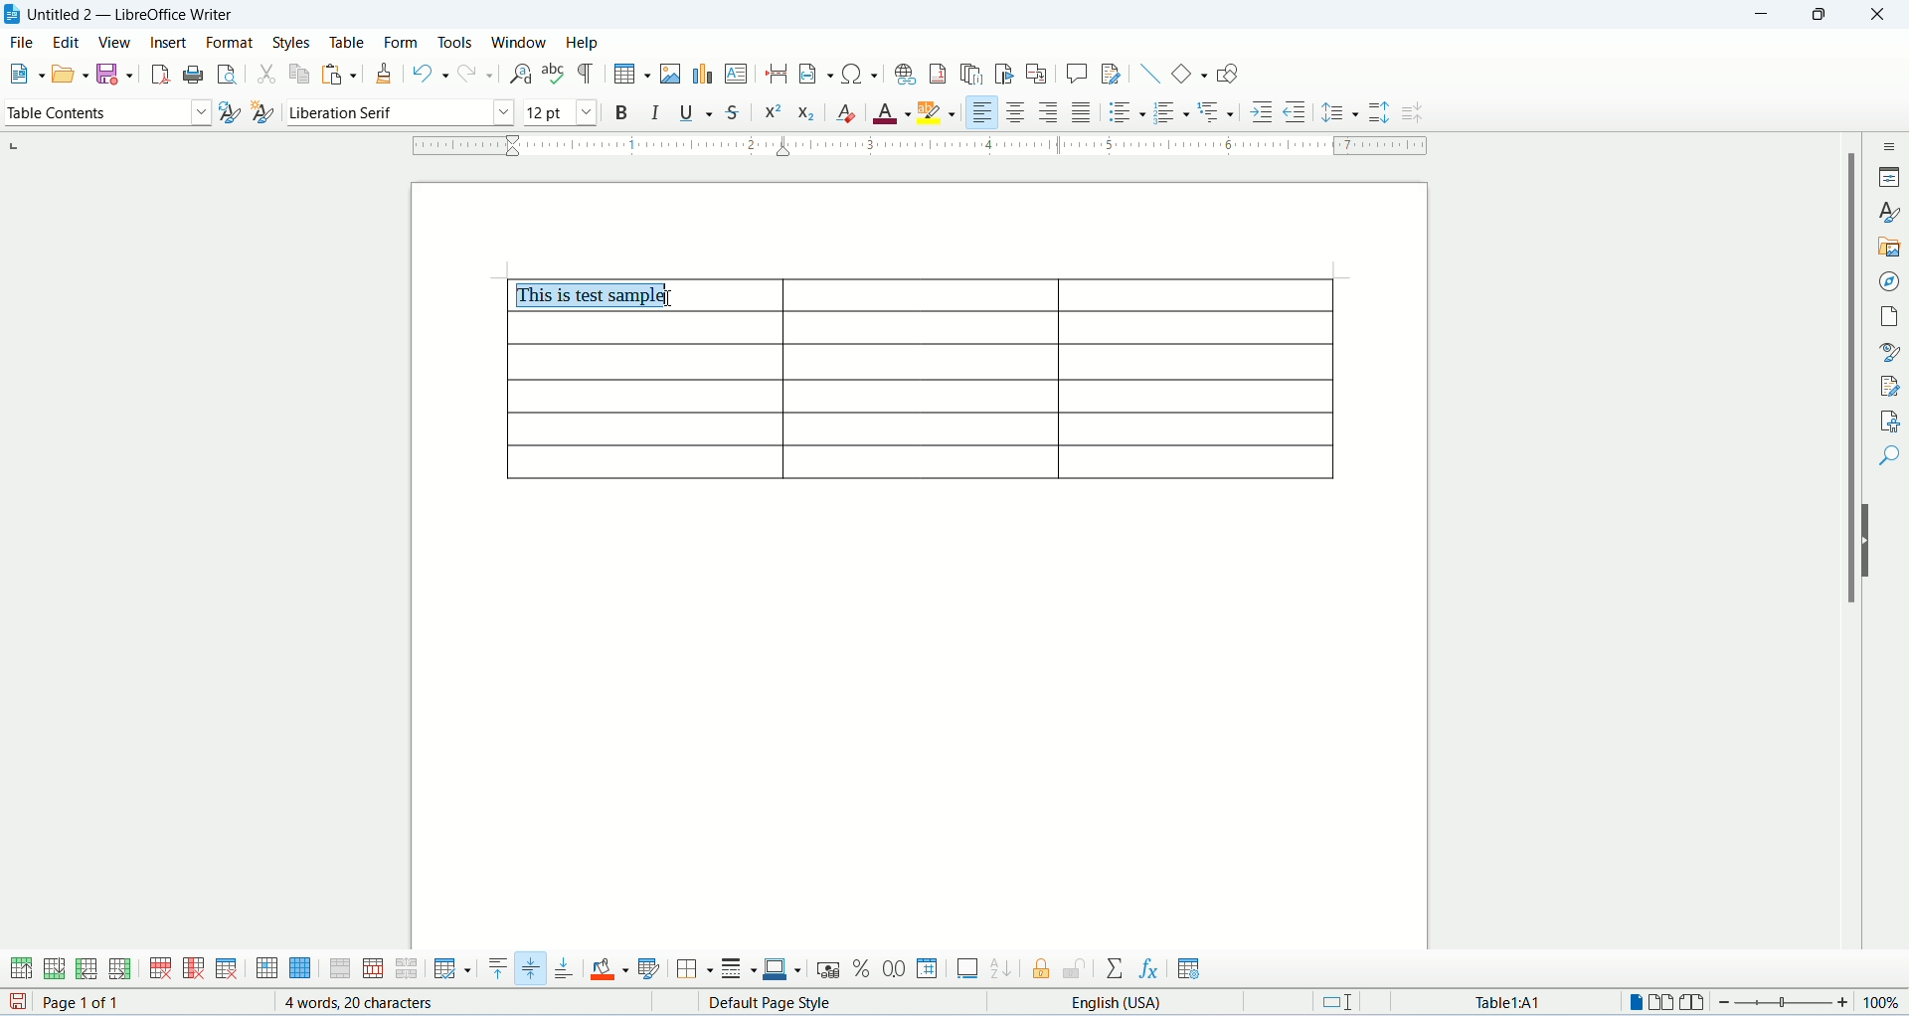 This screenshot has width=1909, height=1016. I want to click on split table, so click(407, 969).